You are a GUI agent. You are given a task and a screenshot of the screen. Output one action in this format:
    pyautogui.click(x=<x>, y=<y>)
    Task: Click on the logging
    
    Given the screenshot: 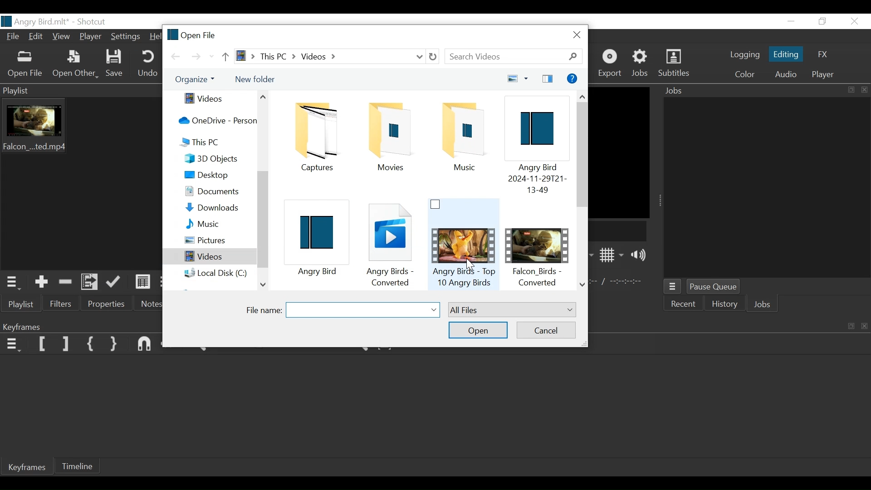 What is the action you would take?
    pyautogui.click(x=744, y=54)
    